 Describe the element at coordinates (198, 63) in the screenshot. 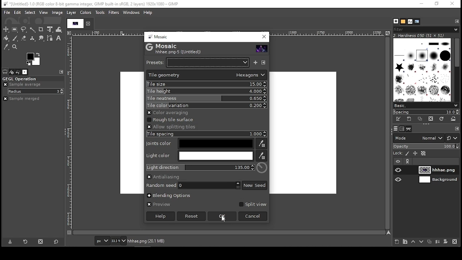

I see `presets` at that location.